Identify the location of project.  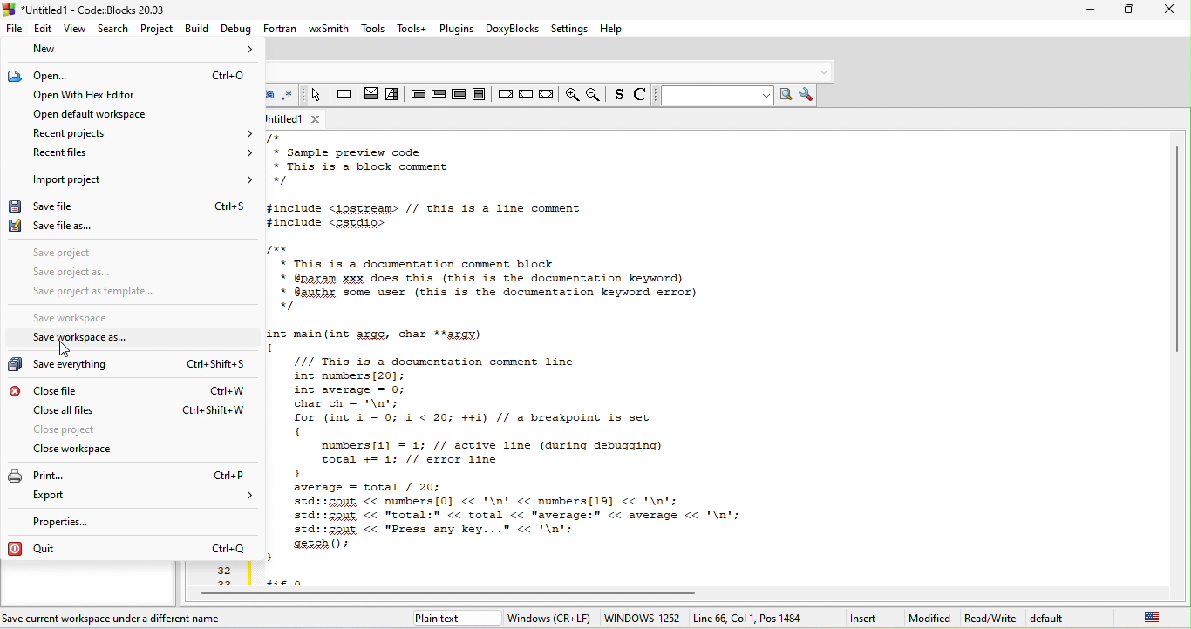
(159, 30).